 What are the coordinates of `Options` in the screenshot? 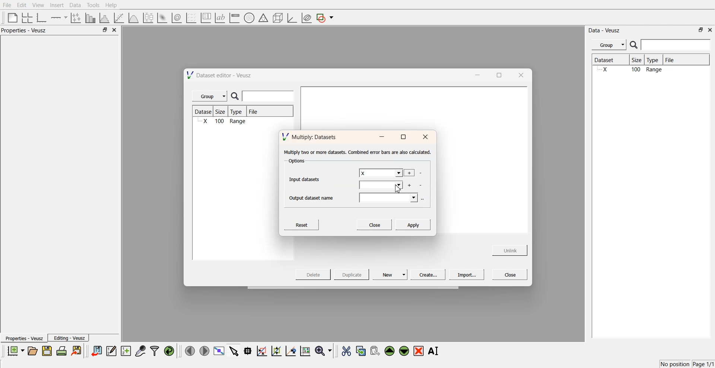 It's located at (296, 162).